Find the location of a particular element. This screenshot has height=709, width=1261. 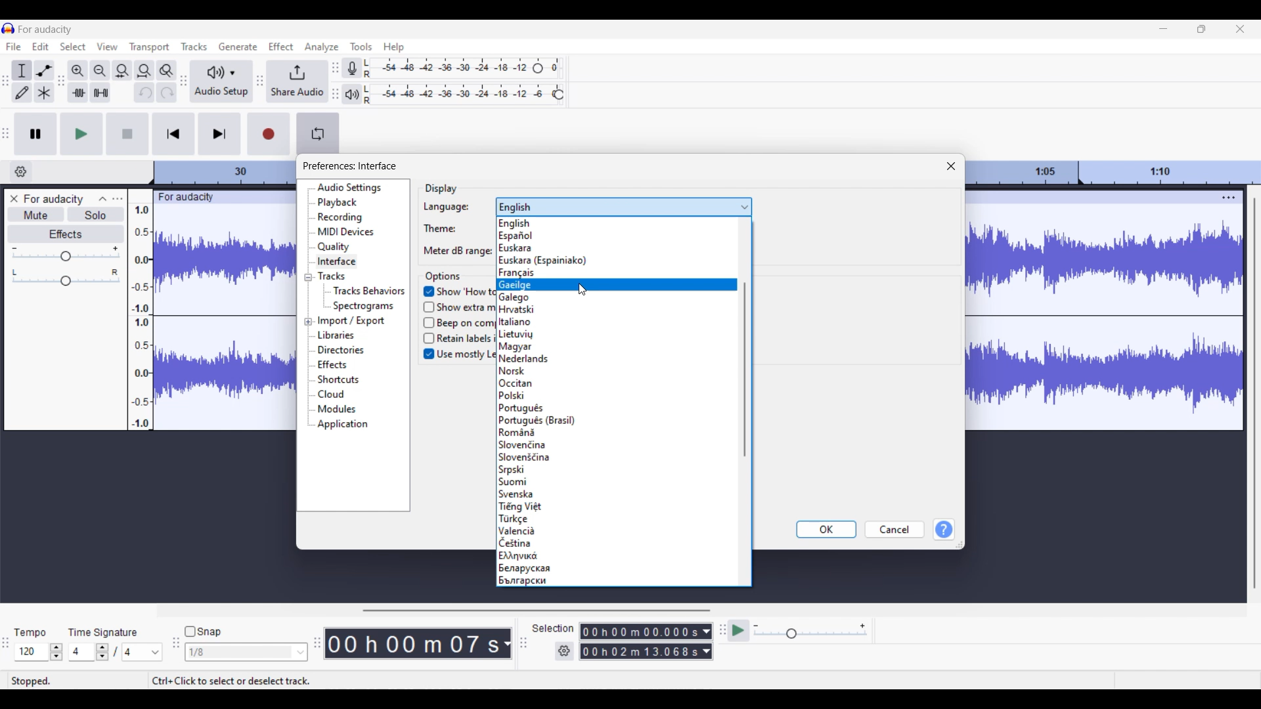

for audacity is located at coordinates (54, 200).